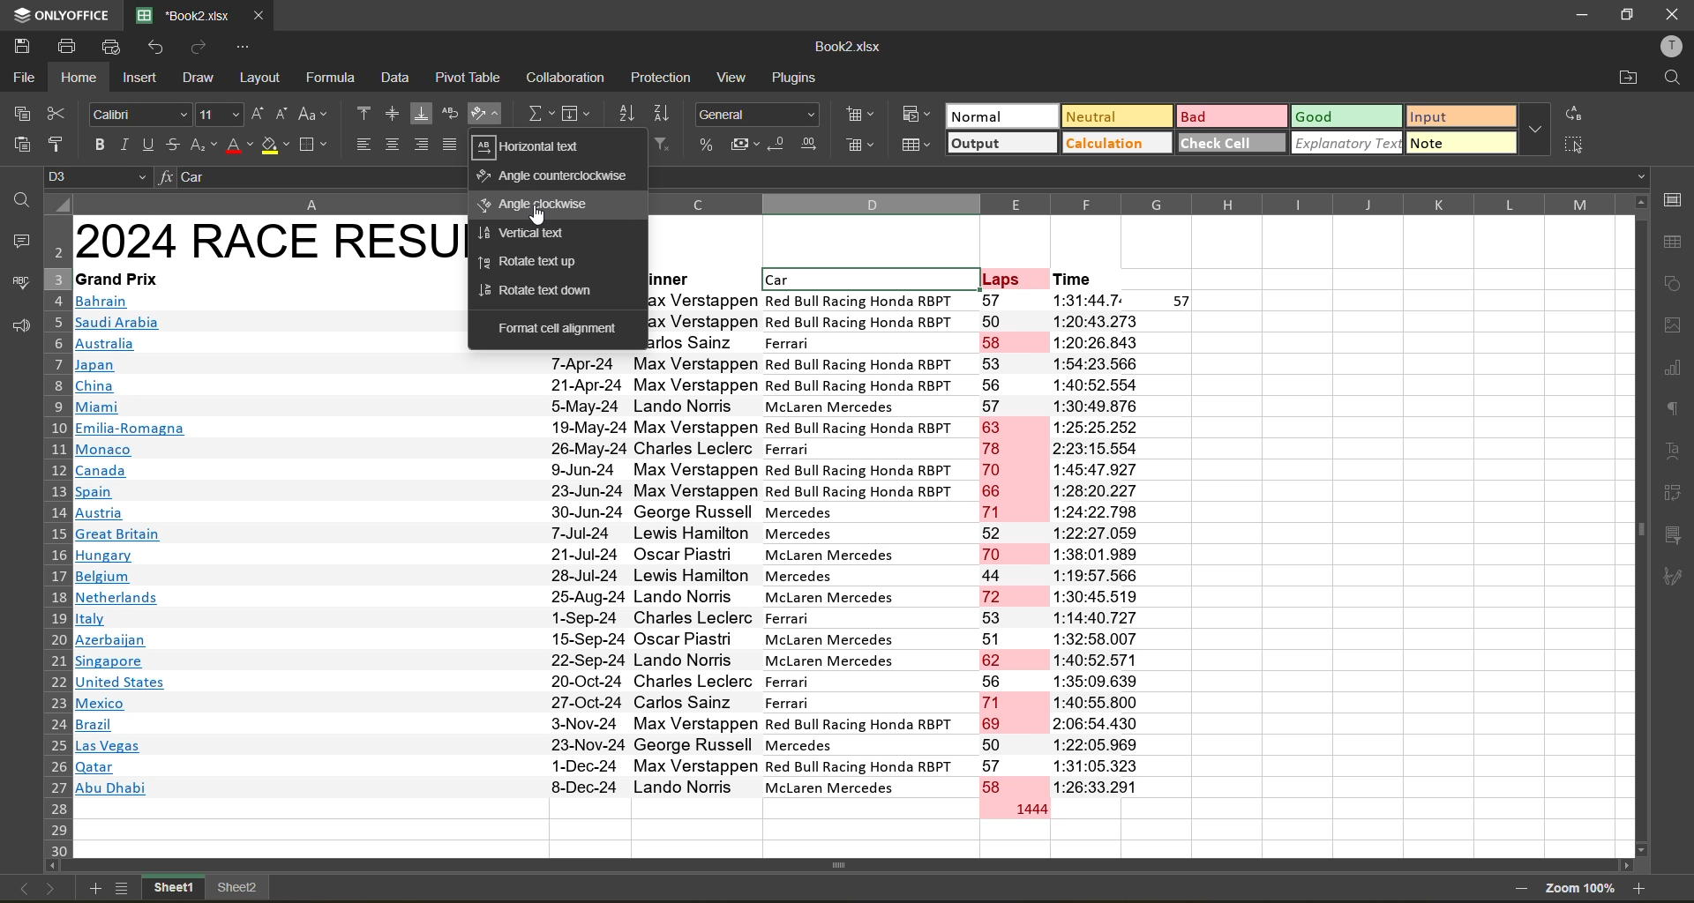  Describe the element at coordinates (1673, 371) in the screenshot. I see `charts` at that location.